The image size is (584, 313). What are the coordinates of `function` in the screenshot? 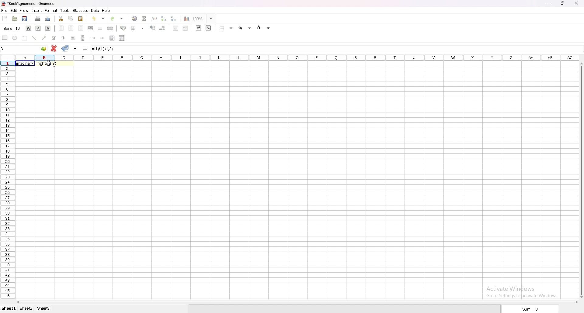 It's located at (154, 18).